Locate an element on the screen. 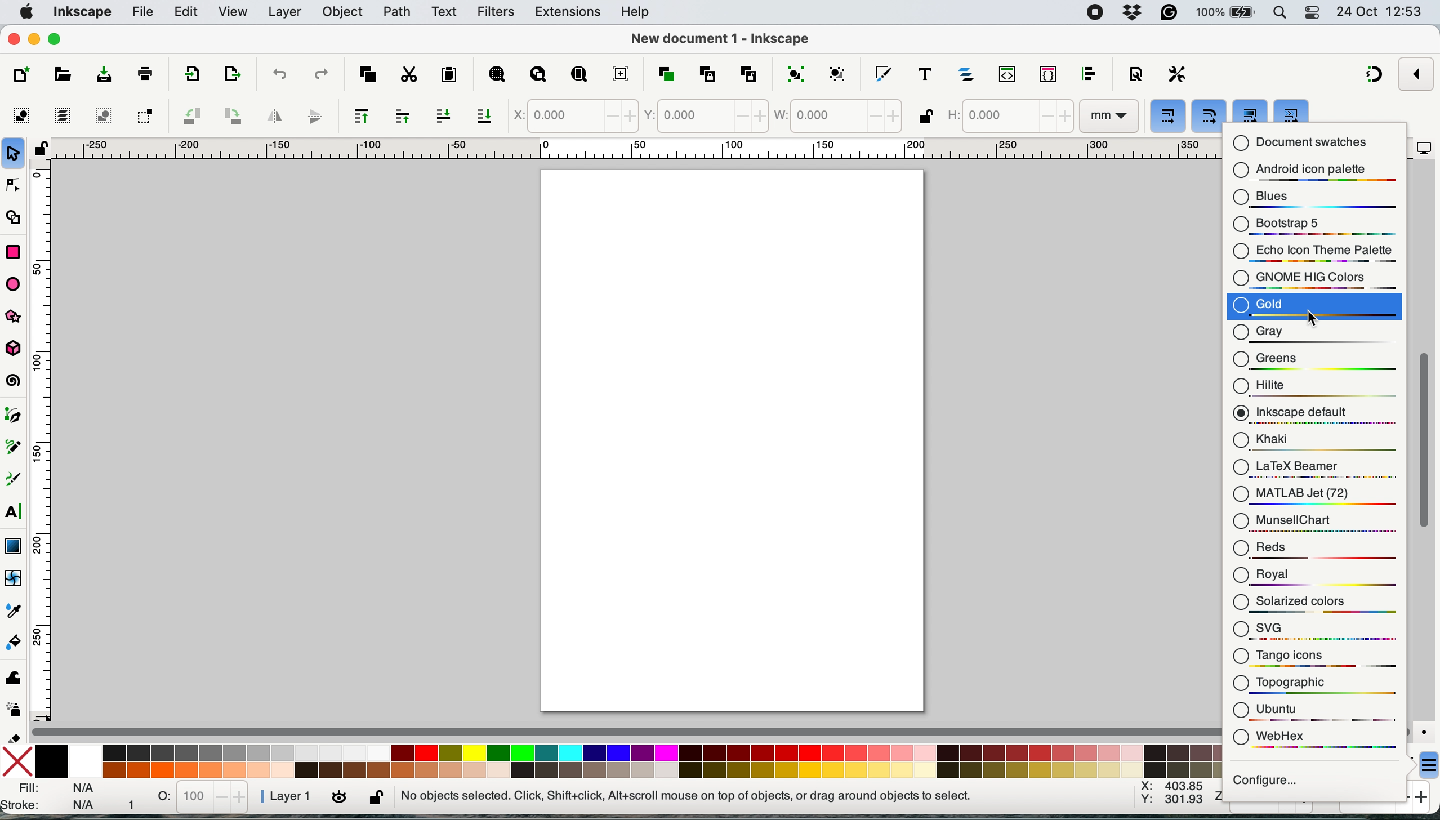 Image resolution: width=1440 pixels, height=820 pixels. control center is located at coordinates (1313, 13).